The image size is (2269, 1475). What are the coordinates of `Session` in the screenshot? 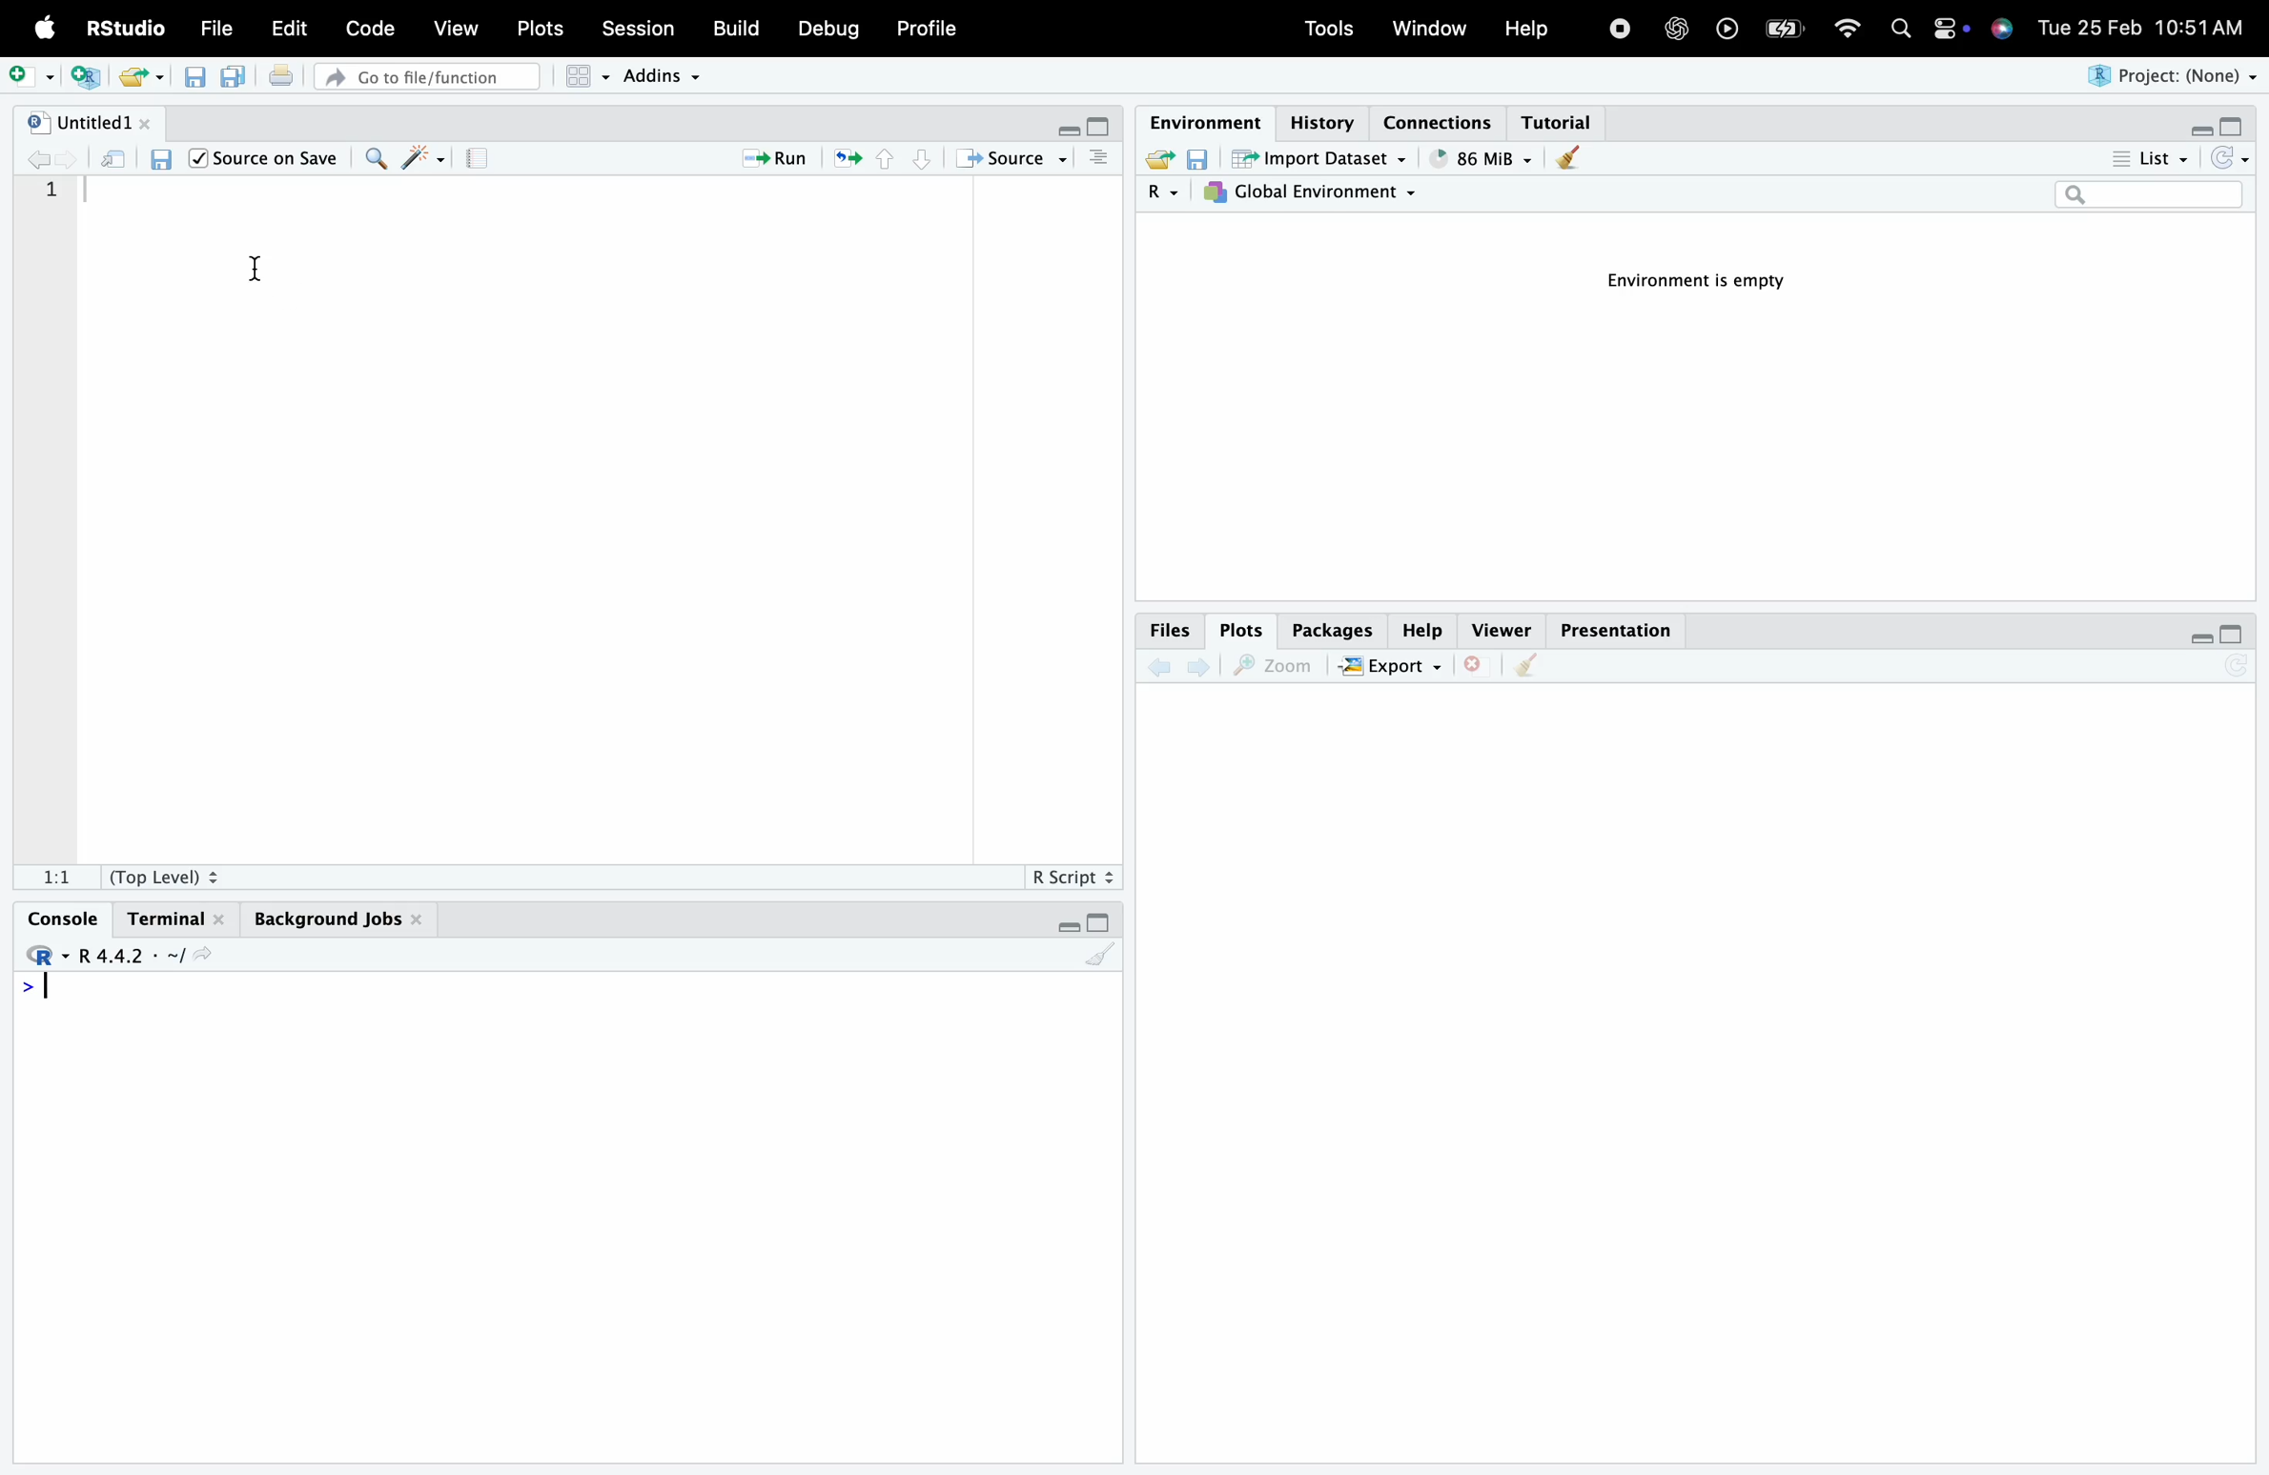 It's located at (644, 28).